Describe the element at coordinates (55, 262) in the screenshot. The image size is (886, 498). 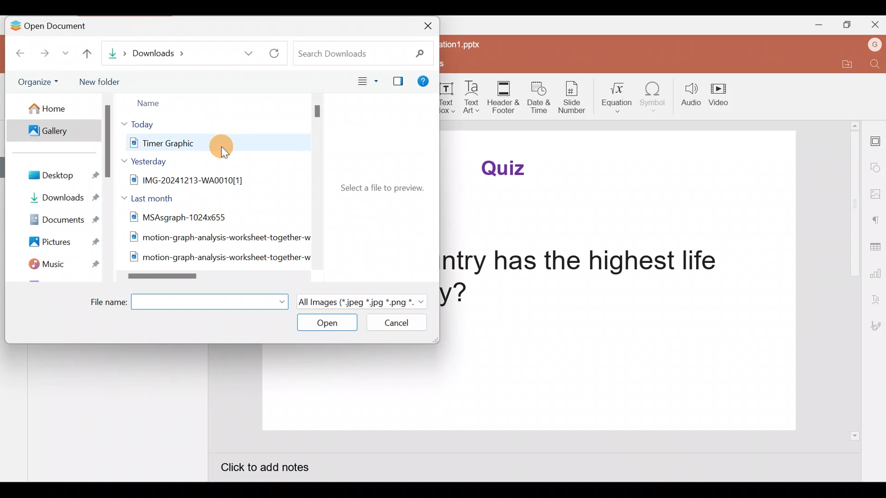
I see `Music` at that location.